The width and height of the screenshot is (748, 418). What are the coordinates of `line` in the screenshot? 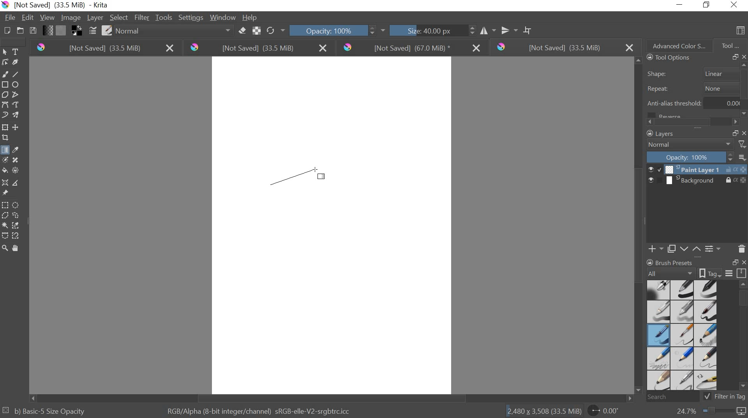 It's located at (18, 75).